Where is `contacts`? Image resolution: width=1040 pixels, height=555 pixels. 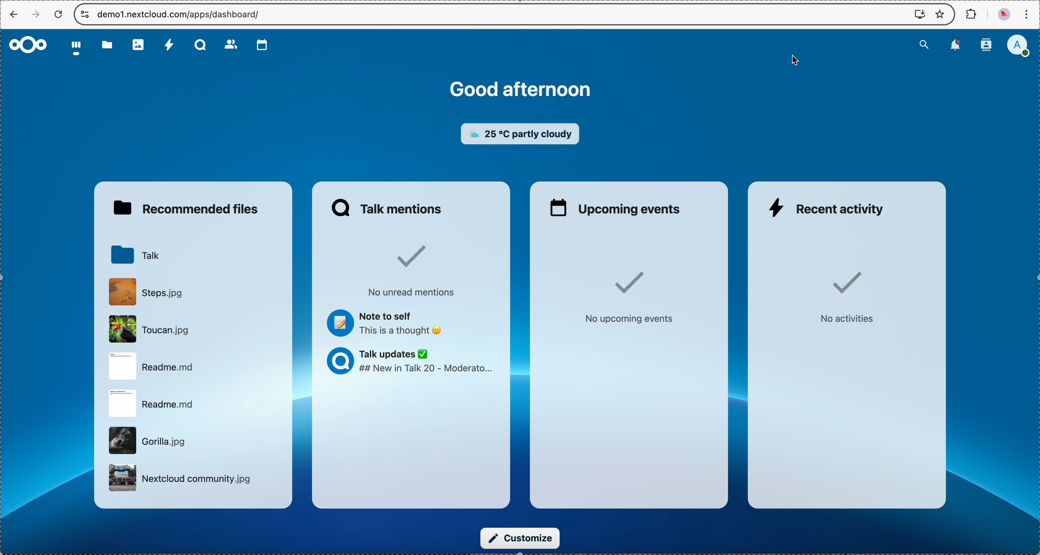 contacts is located at coordinates (230, 45).